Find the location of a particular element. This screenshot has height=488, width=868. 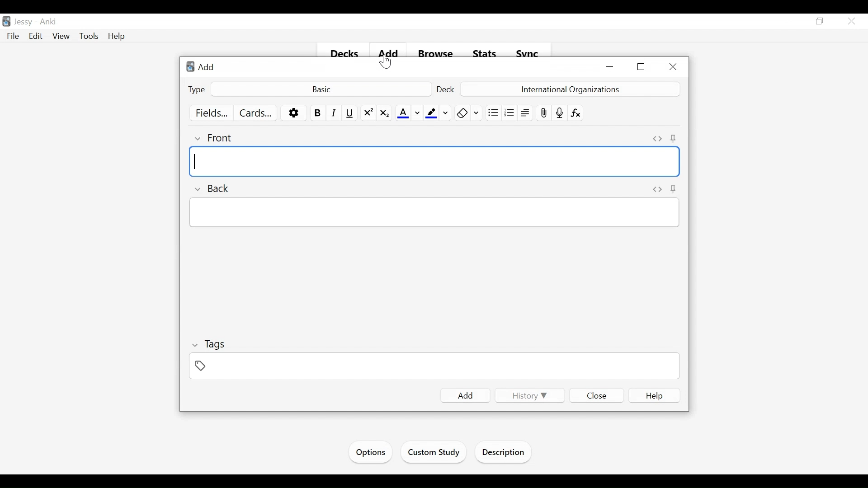

Deck is located at coordinates (446, 89).